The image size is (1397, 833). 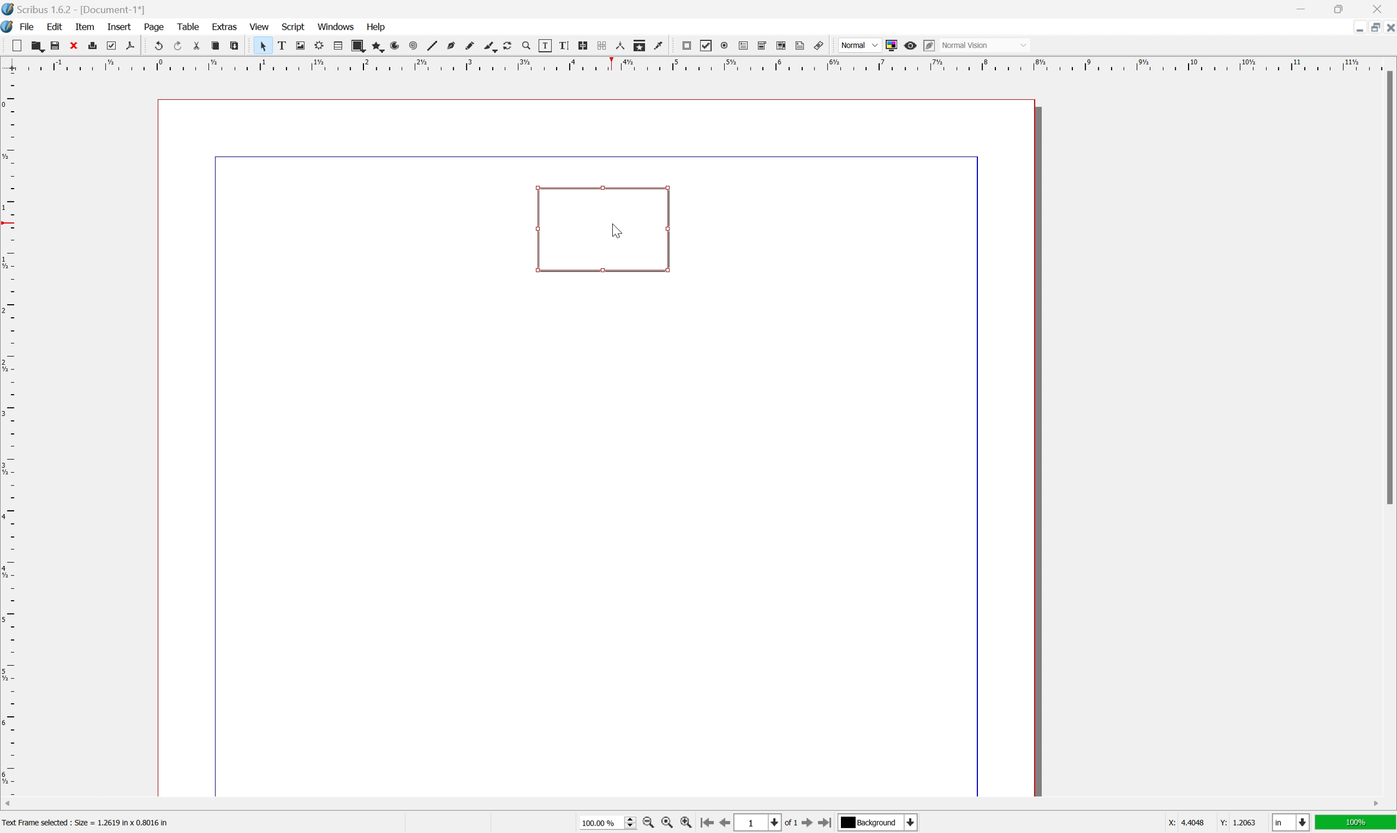 What do you see at coordinates (508, 47) in the screenshot?
I see `rotate item` at bounding box center [508, 47].